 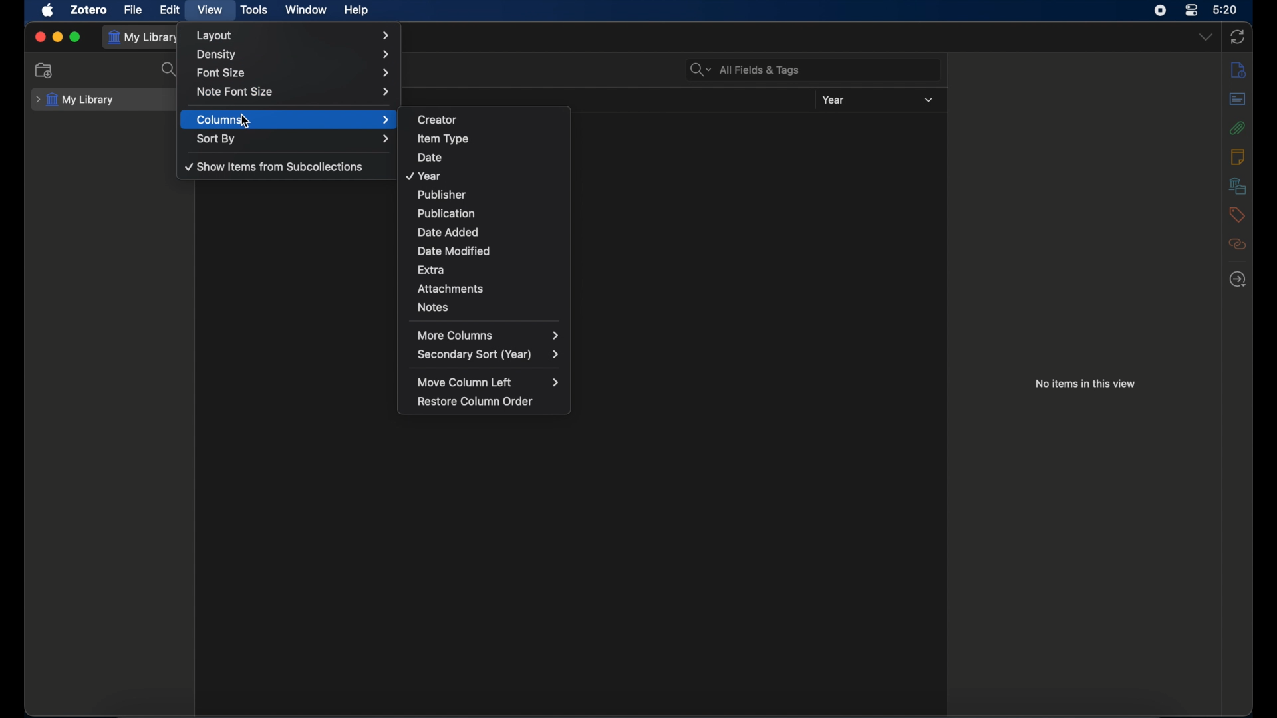 What do you see at coordinates (492, 154) in the screenshot?
I see `date` at bounding box center [492, 154].